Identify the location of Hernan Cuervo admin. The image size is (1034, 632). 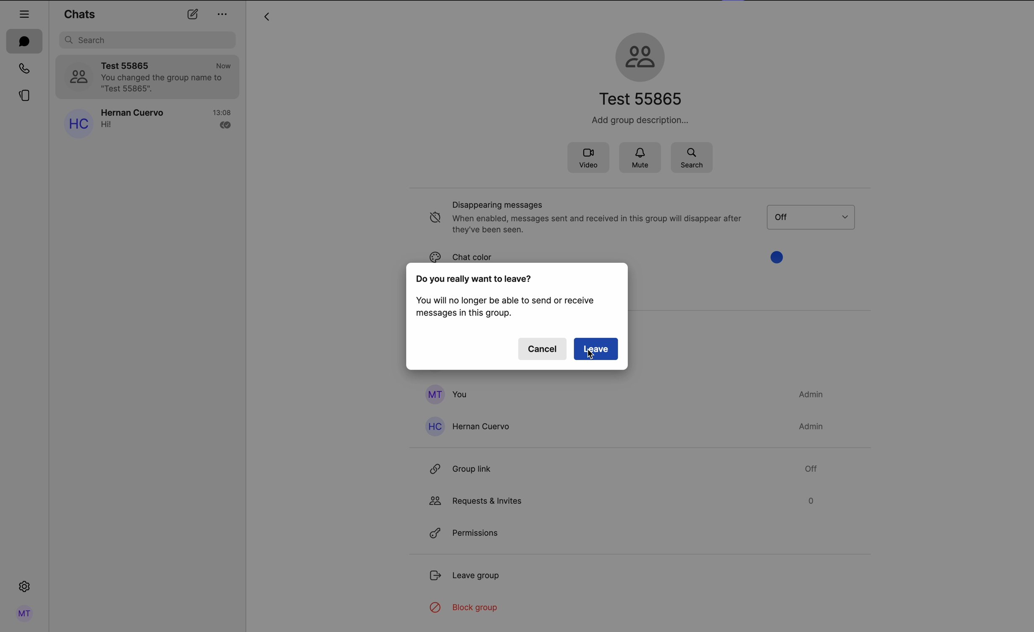
(627, 426).